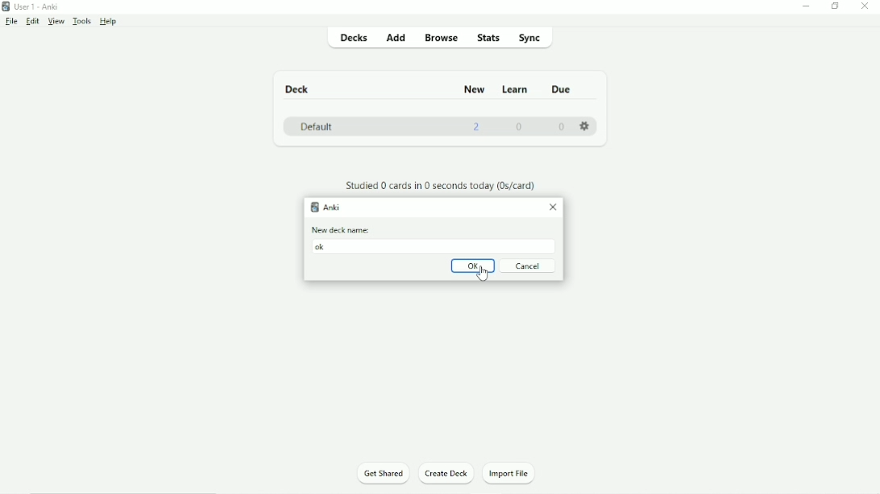 This screenshot has height=494, width=880. What do you see at coordinates (490, 37) in the screenshot?
I see `Stats` at bounding box center [490, 37].